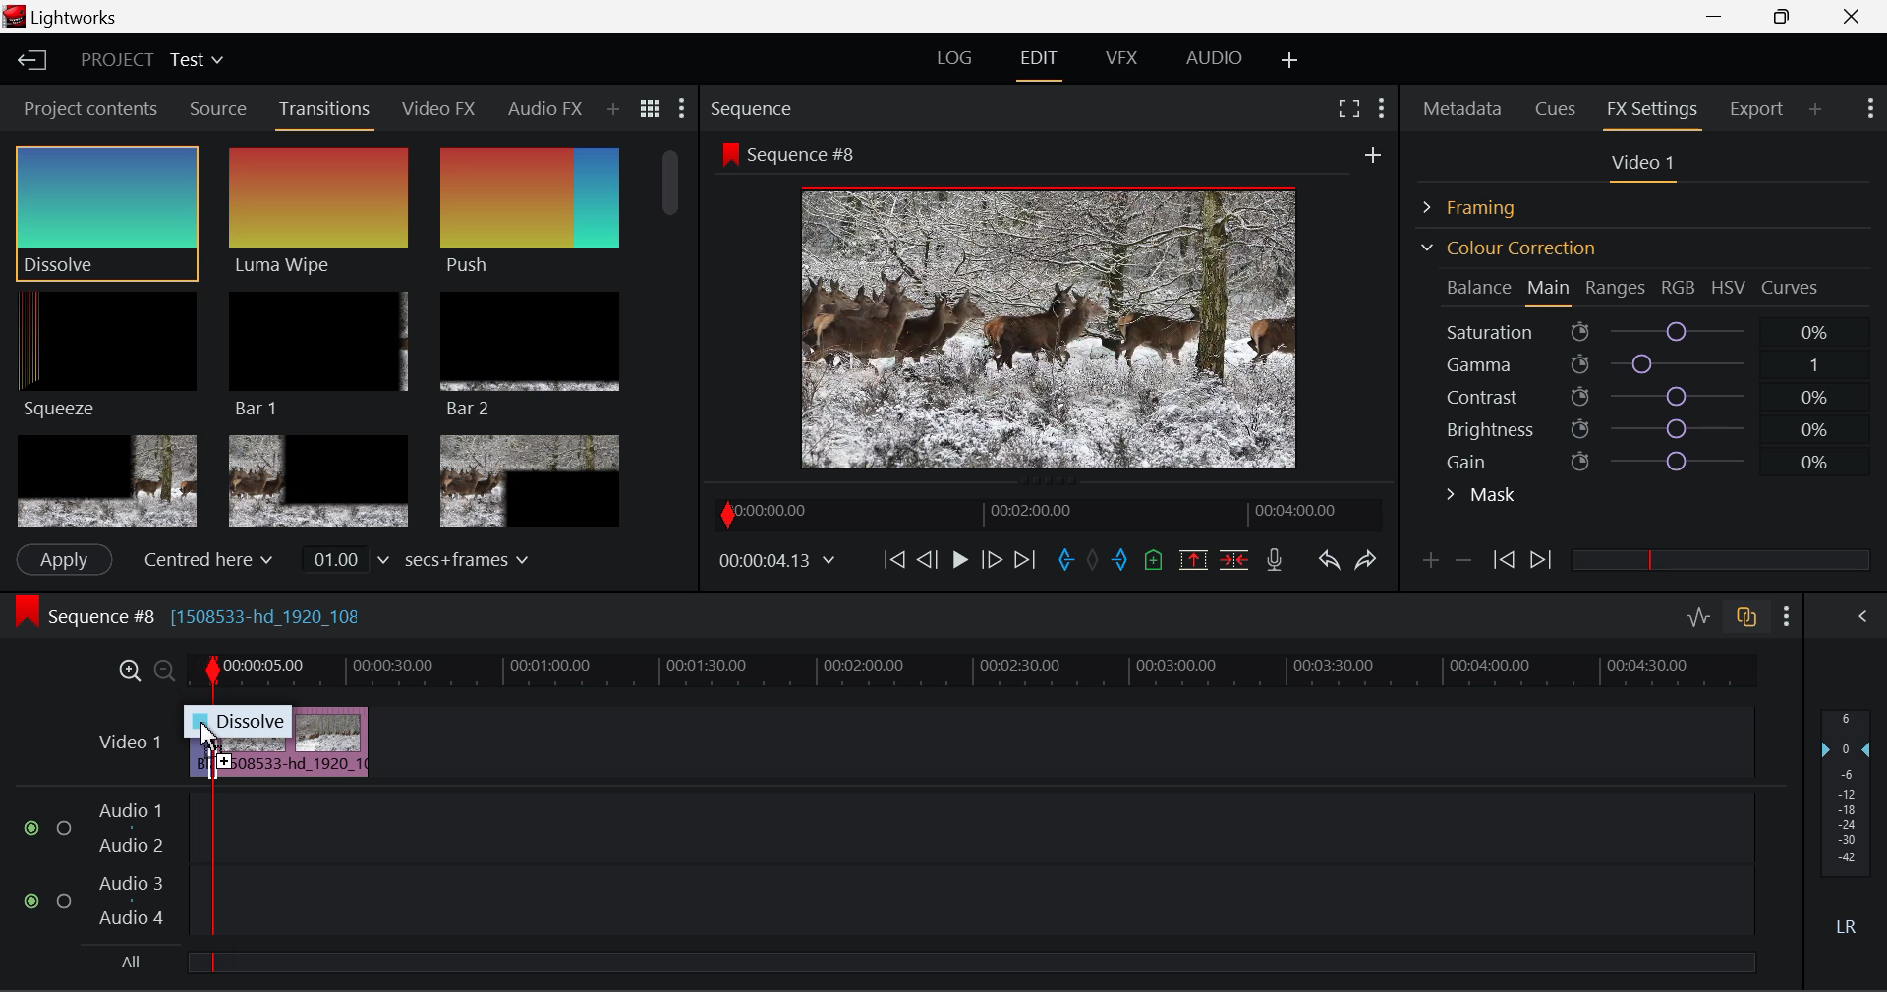 The width and height of the screenshot is (1887, 992). What do you see at coordinates (1274, 559) in the screenshot?
I see `Recrod Voiceover` at bounding box center [1274, 559].